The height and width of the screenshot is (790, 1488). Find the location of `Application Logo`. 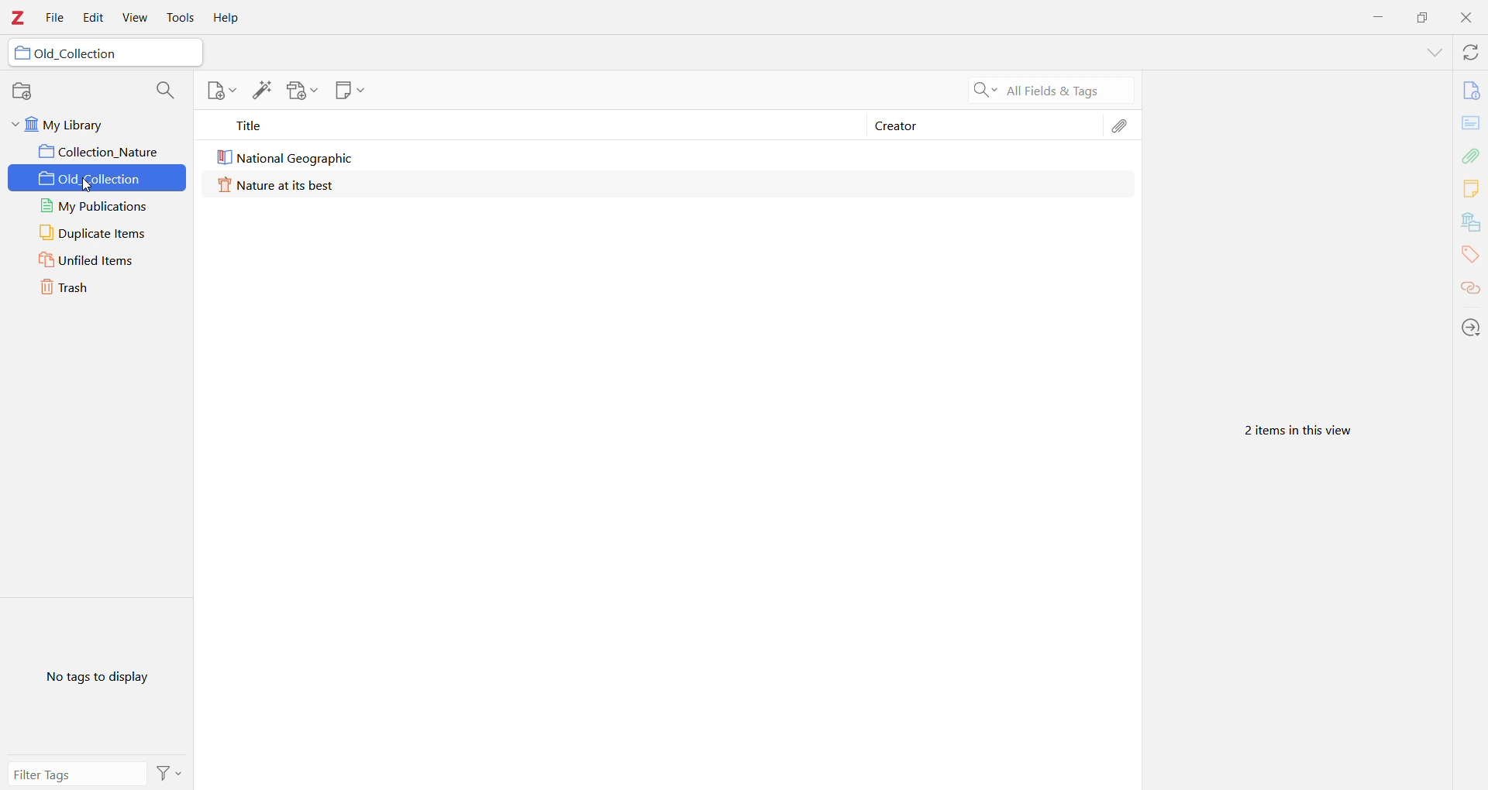

Application Logo is located at coordinates (19, 19).